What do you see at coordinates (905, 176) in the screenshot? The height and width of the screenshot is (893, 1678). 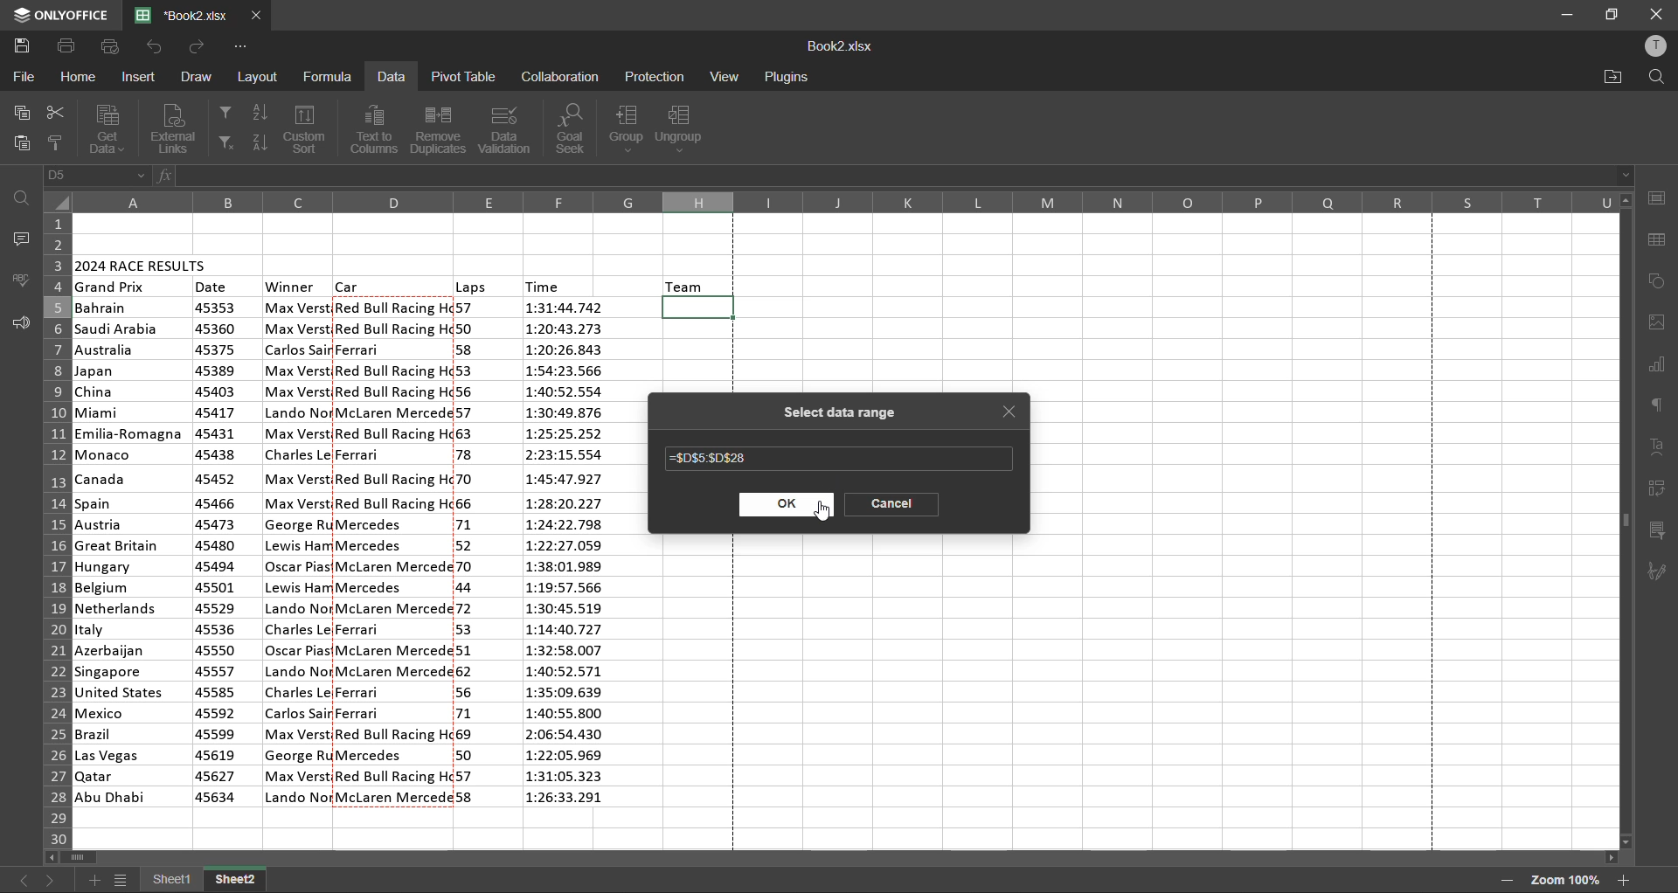 I see `formula bar` at bounding box center [905, 176].